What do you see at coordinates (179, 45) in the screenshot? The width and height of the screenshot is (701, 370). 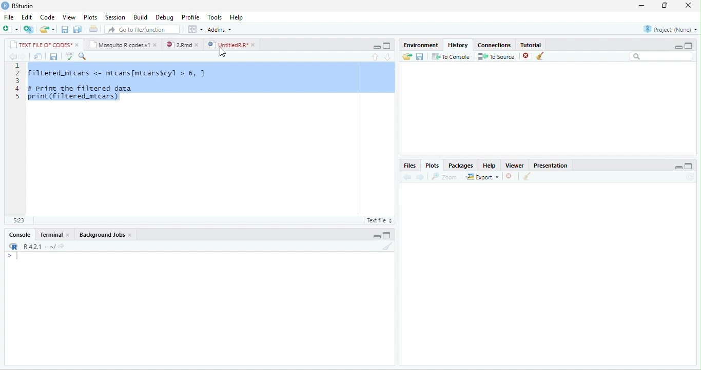 I see `2.Rmd` at bounding box center [179, 45].